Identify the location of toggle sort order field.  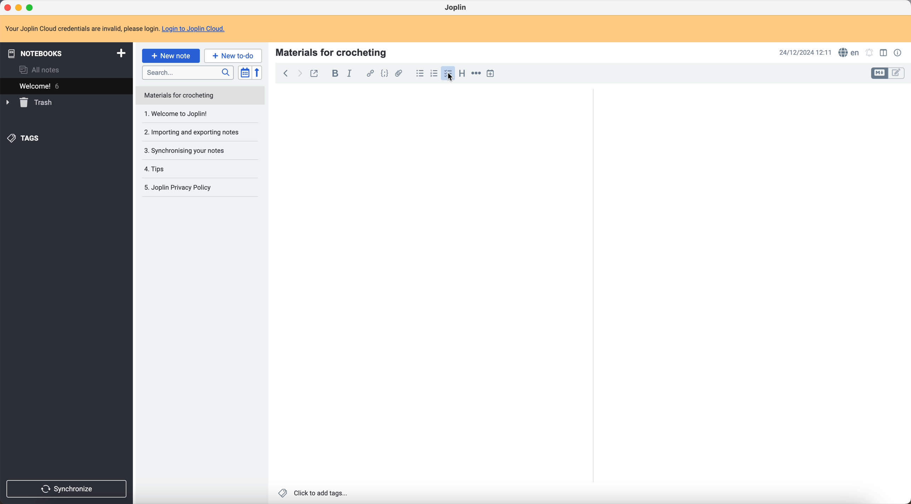
(245, 72).